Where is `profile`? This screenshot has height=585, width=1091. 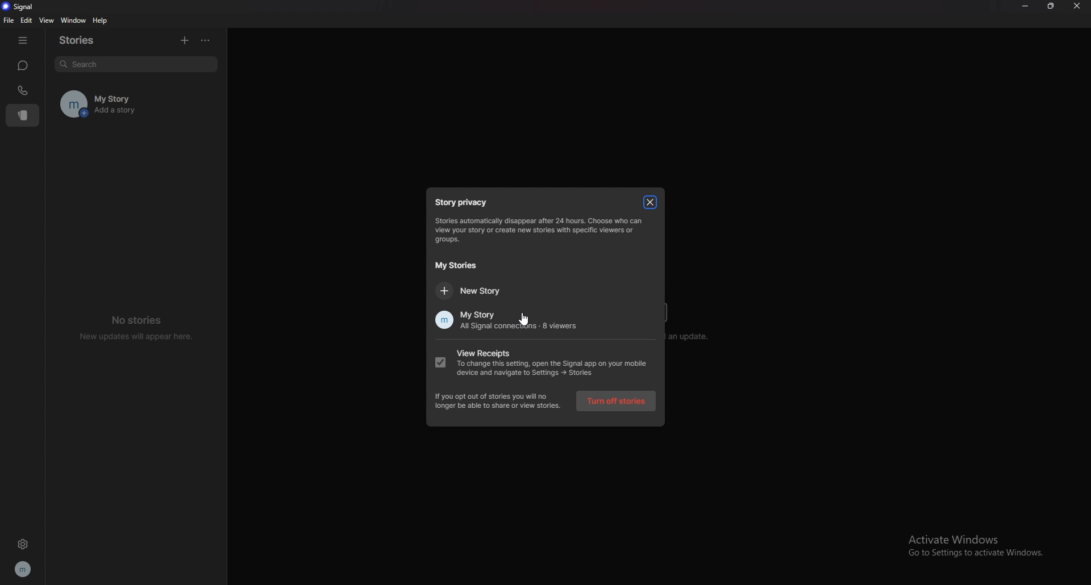
profile is located at coordinates (24, 567).